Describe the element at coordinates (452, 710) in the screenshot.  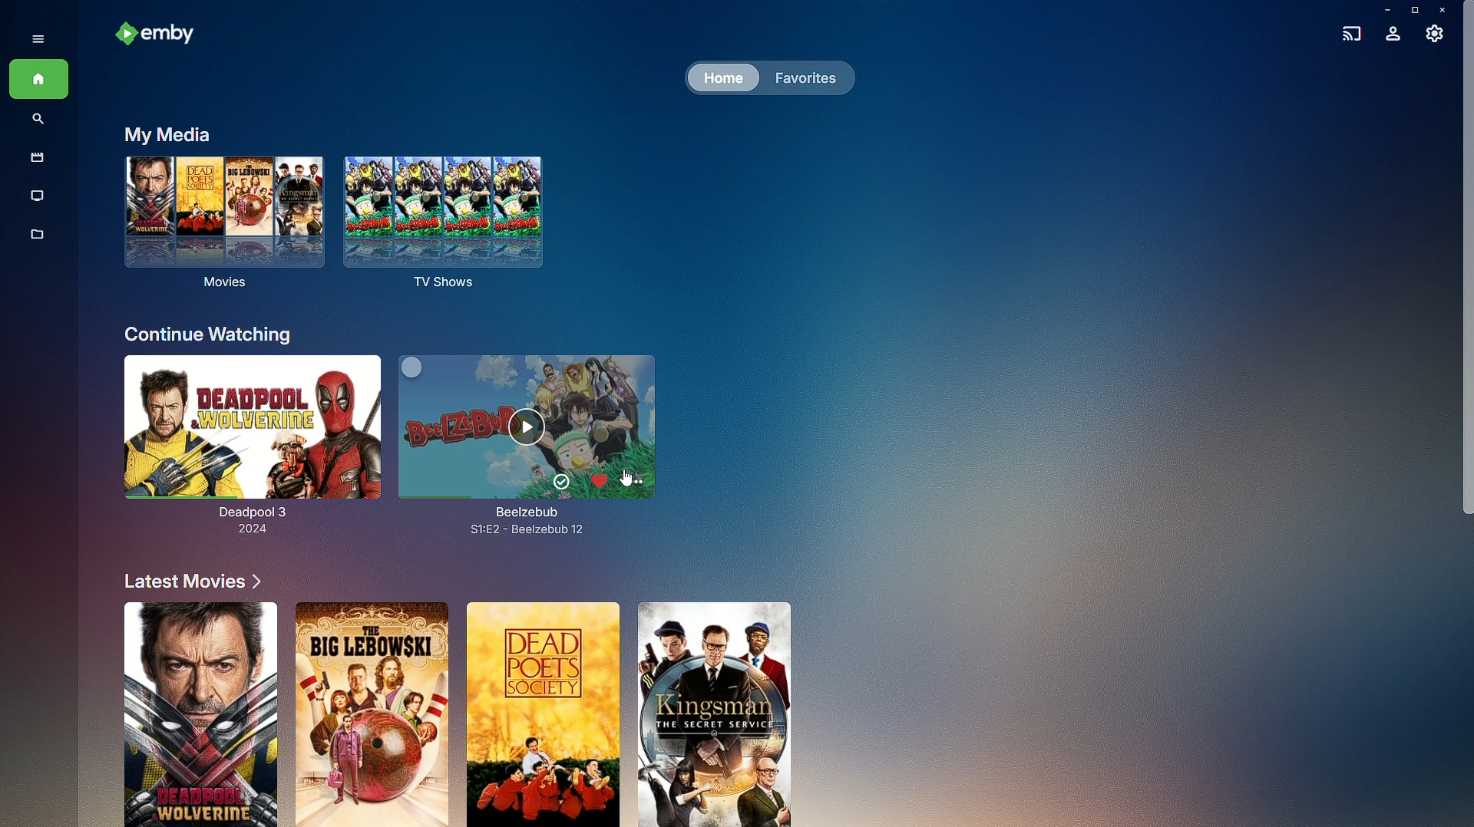
I see `Posters` at that location.